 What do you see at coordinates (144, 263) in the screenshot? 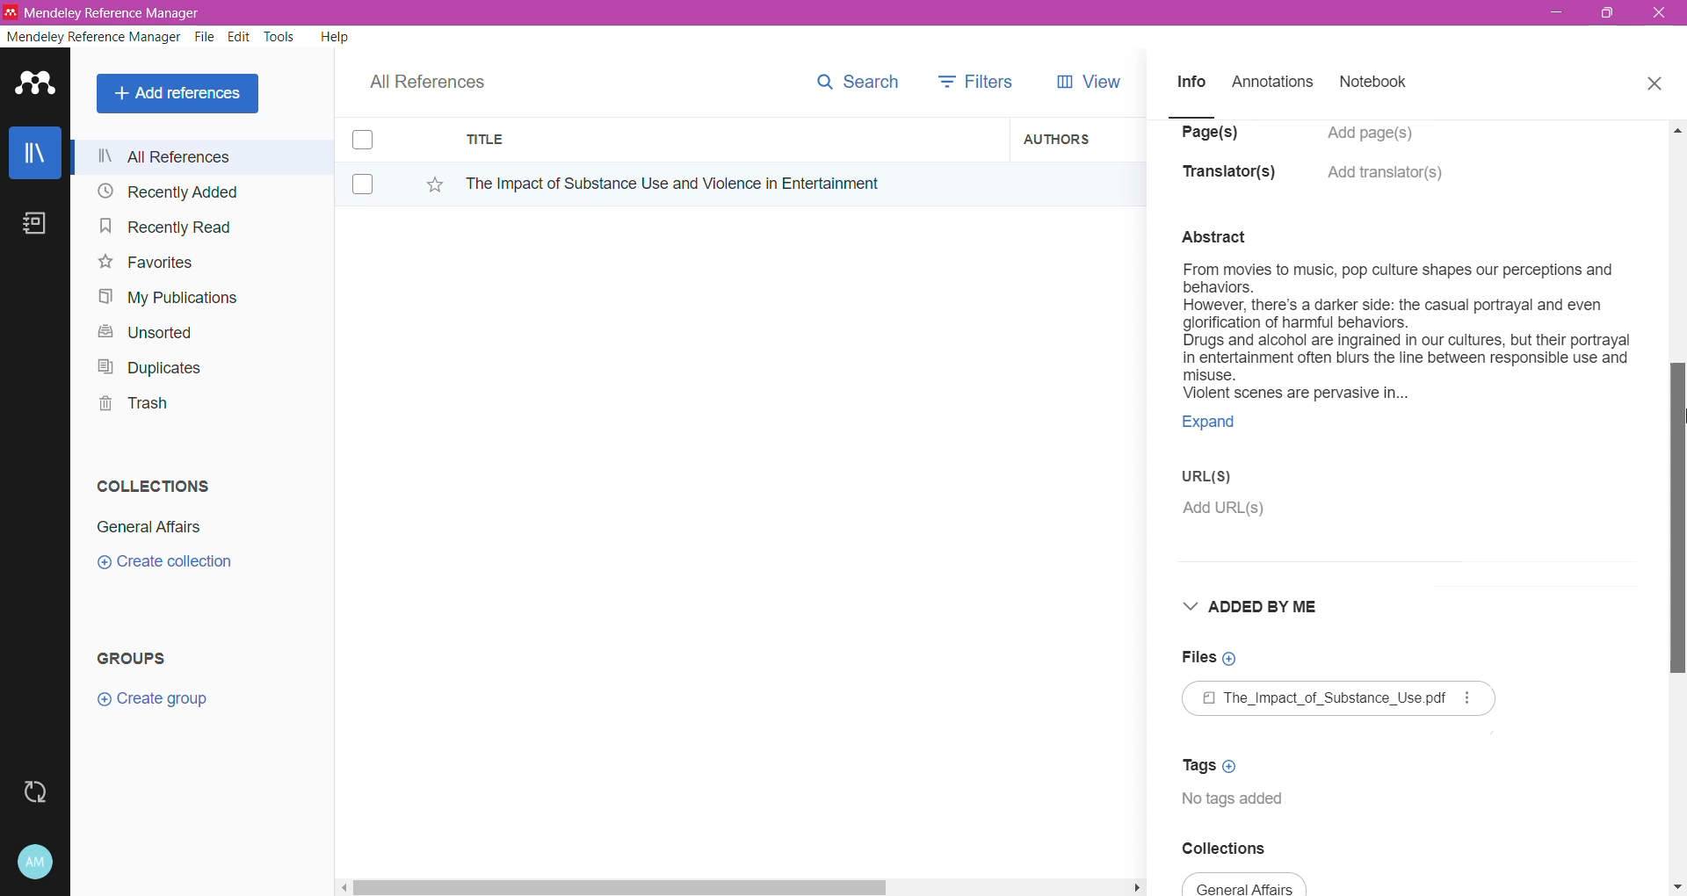
I see `Favorites` at bounding box center [144, 263].